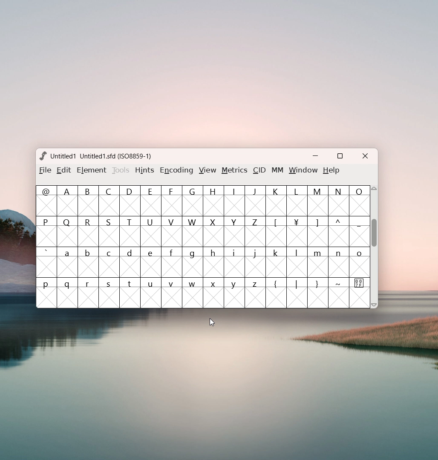 The width and height of the screenshot is (438, 460). What do you see at coordinates (303, 171) in the screenshot?
I see `window` at bounding box center [303, 171].